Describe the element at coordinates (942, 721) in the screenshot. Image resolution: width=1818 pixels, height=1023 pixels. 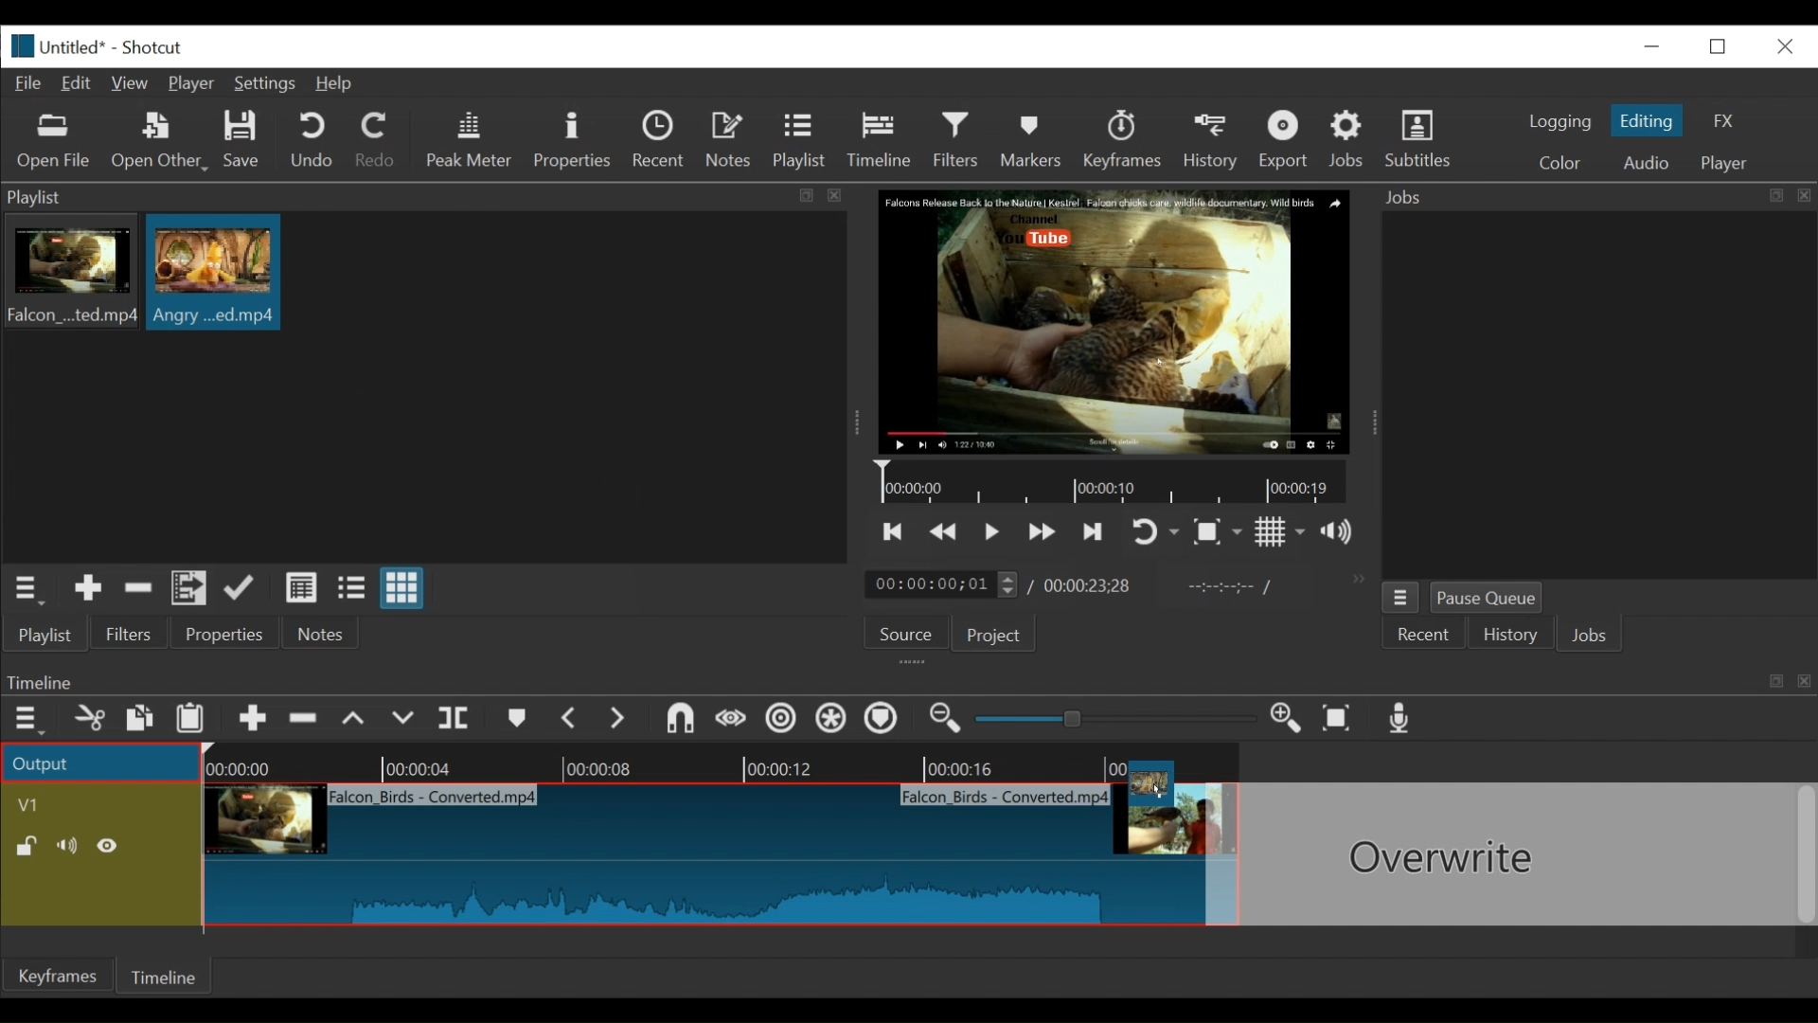
I see `Zoom timeline in` at that location.